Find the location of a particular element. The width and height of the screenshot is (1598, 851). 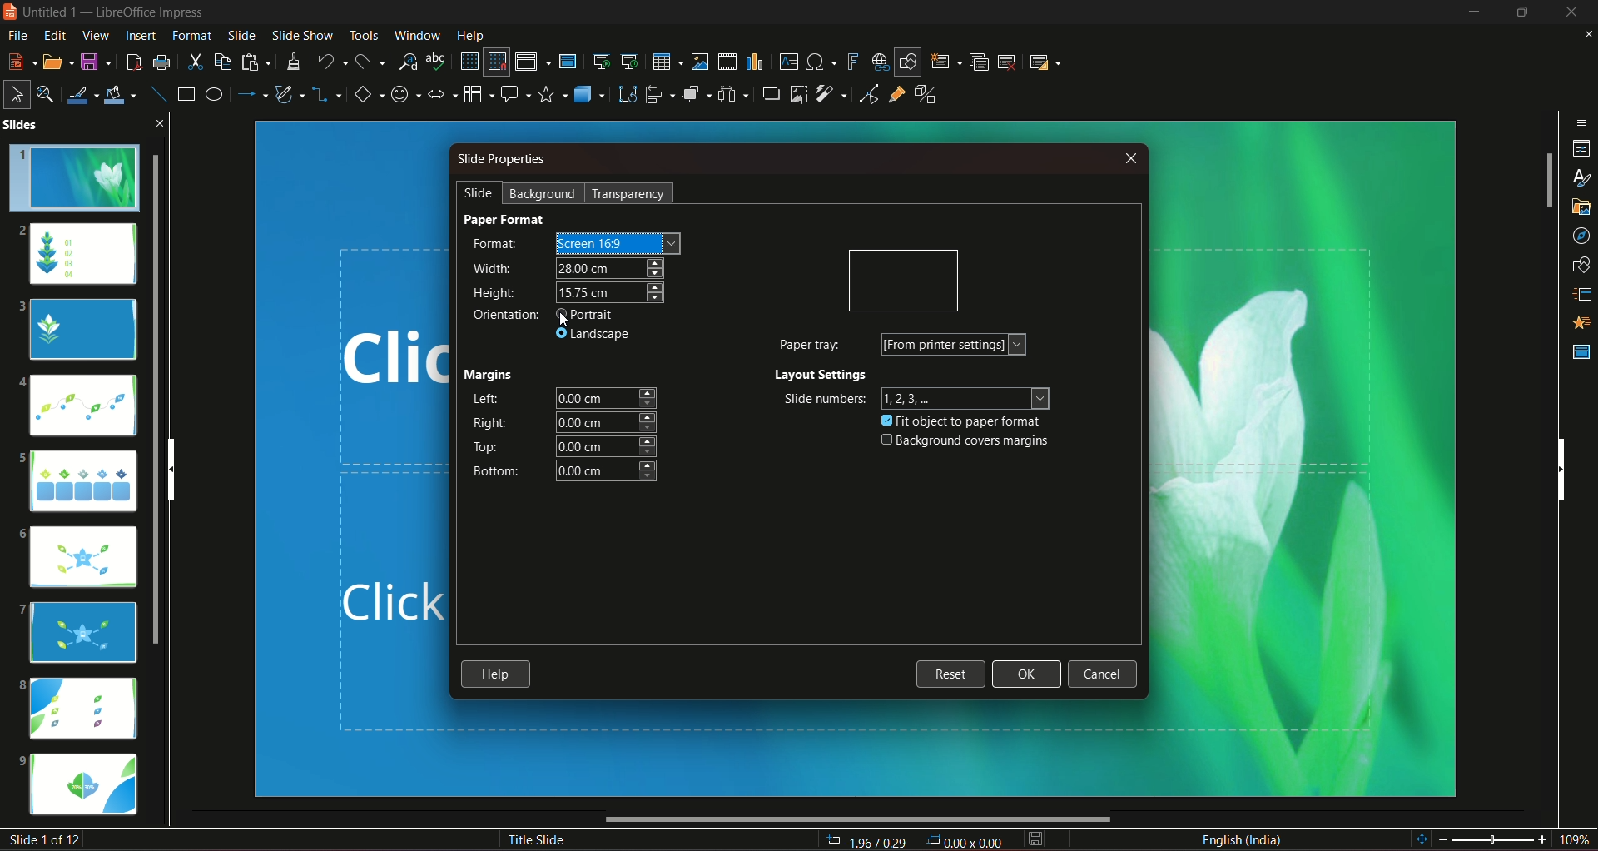

close is located at coordinates (1128, 159).